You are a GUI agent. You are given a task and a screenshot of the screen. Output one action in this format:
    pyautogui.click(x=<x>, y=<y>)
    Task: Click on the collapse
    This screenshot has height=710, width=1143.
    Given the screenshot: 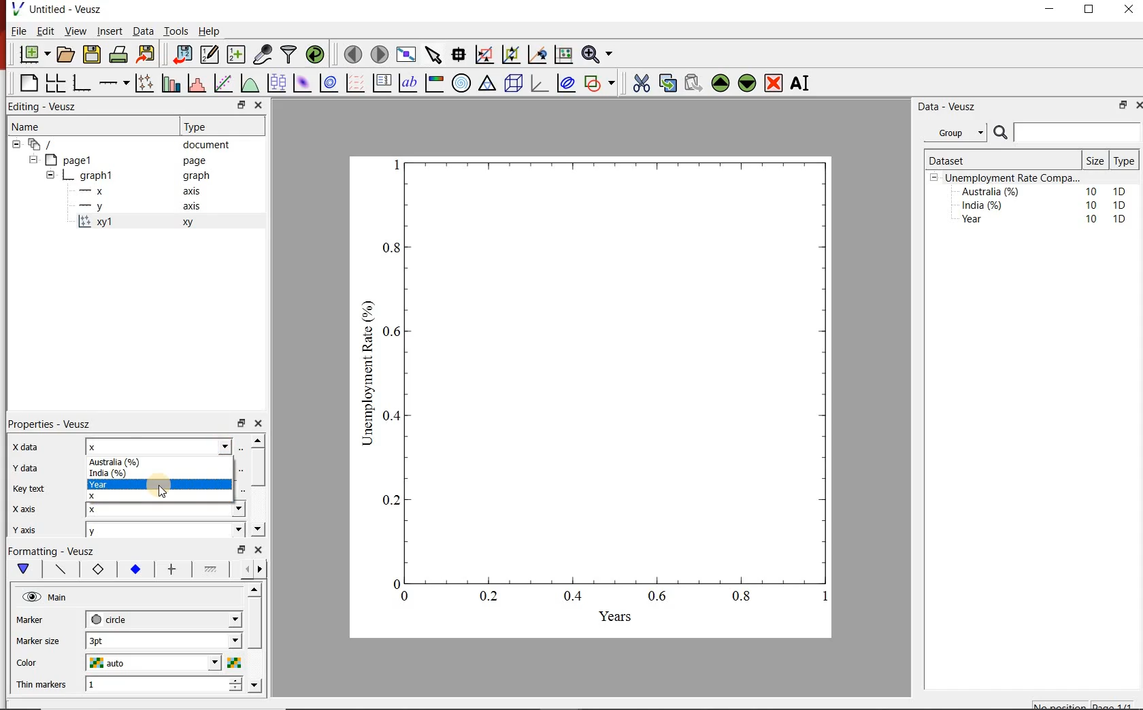 What is the action you would take?
    pyautogui.click(x=33, y=160)
    